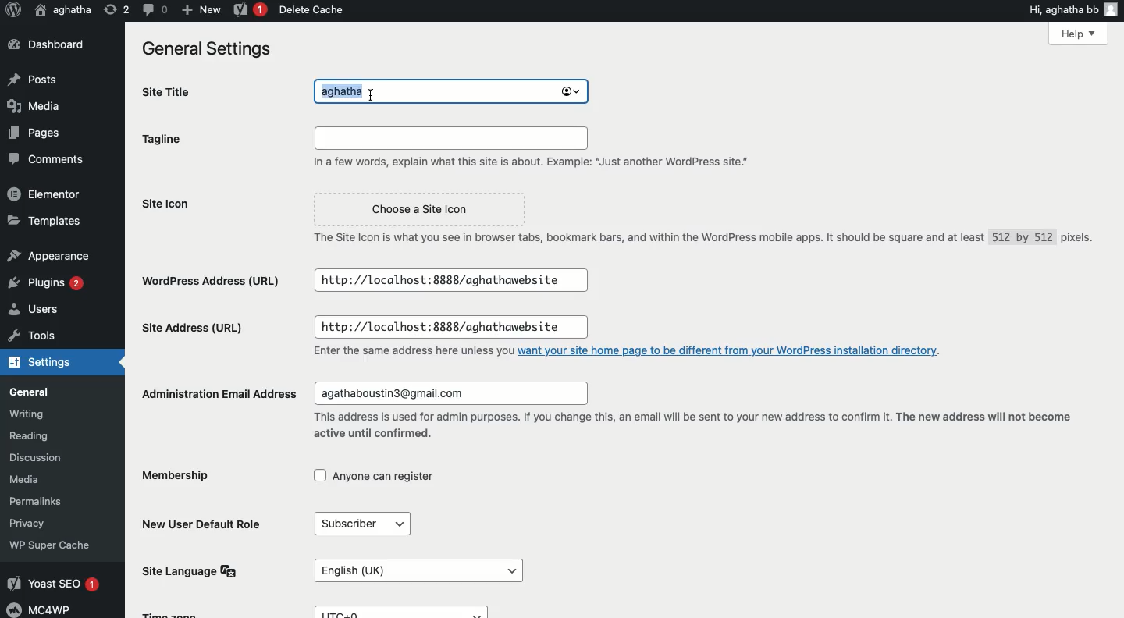  Describe the element at coordinates (26, 415) in the screenshot. I see `Writing` at that location.